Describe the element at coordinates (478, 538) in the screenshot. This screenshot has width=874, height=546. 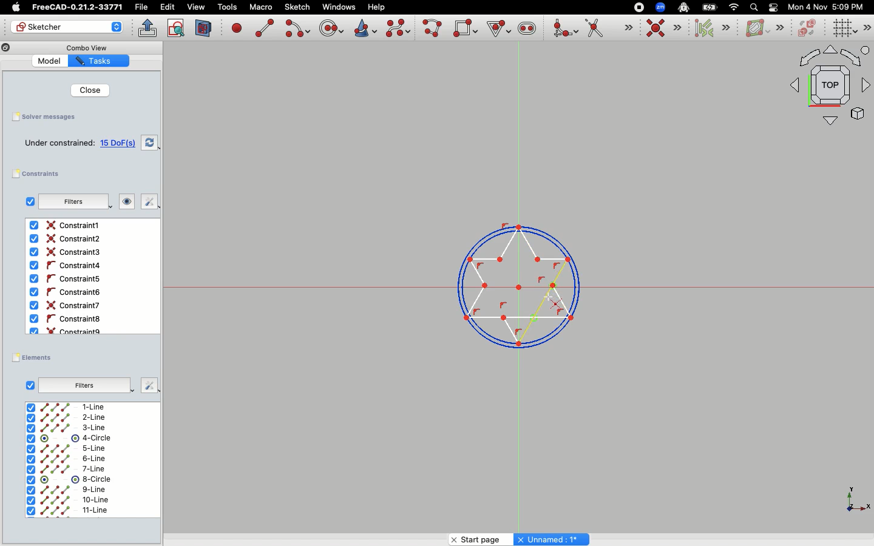
I see `Start page` at that location.